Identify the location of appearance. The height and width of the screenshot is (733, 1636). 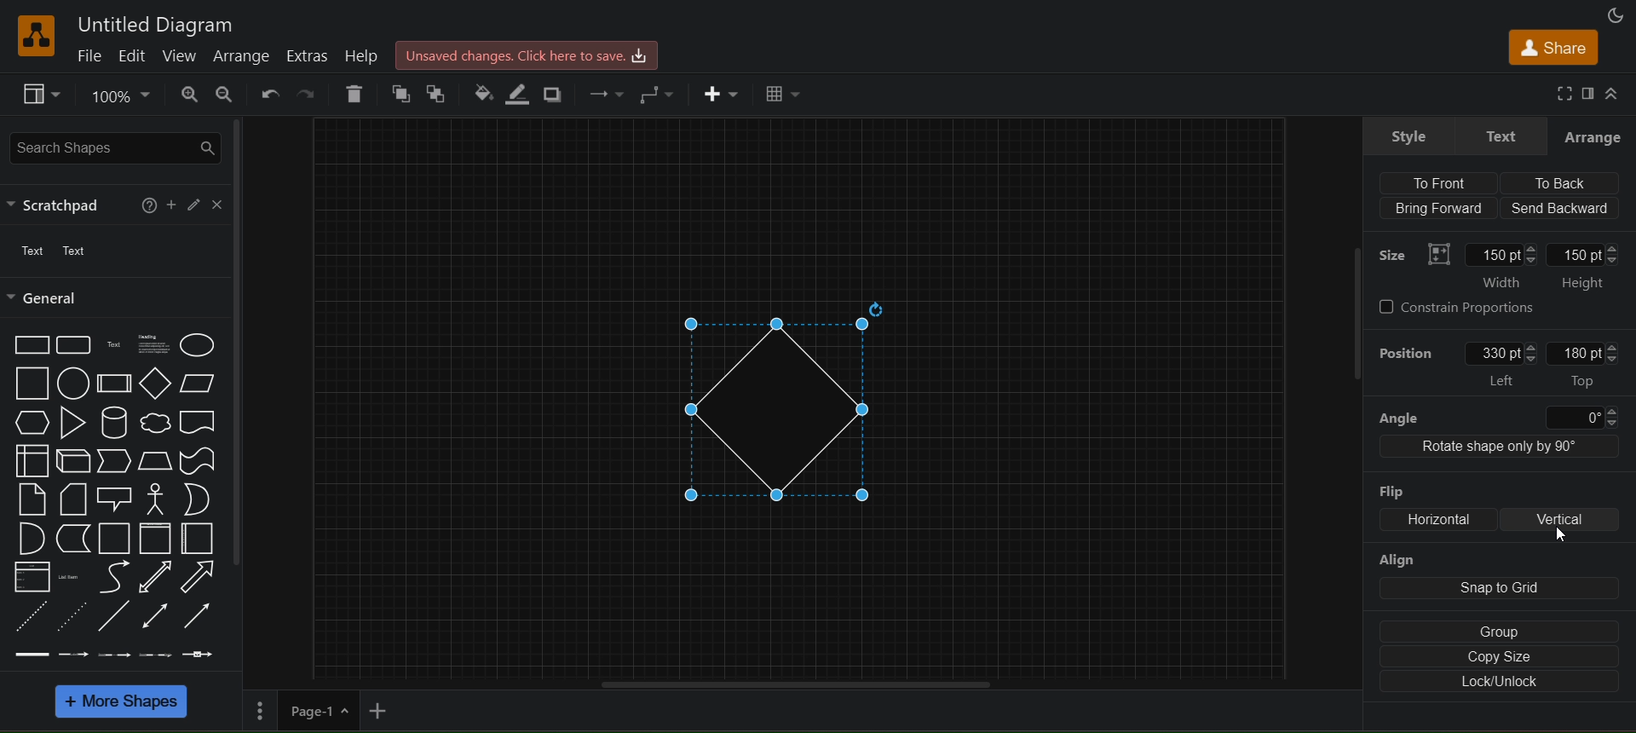
(1616, 15).